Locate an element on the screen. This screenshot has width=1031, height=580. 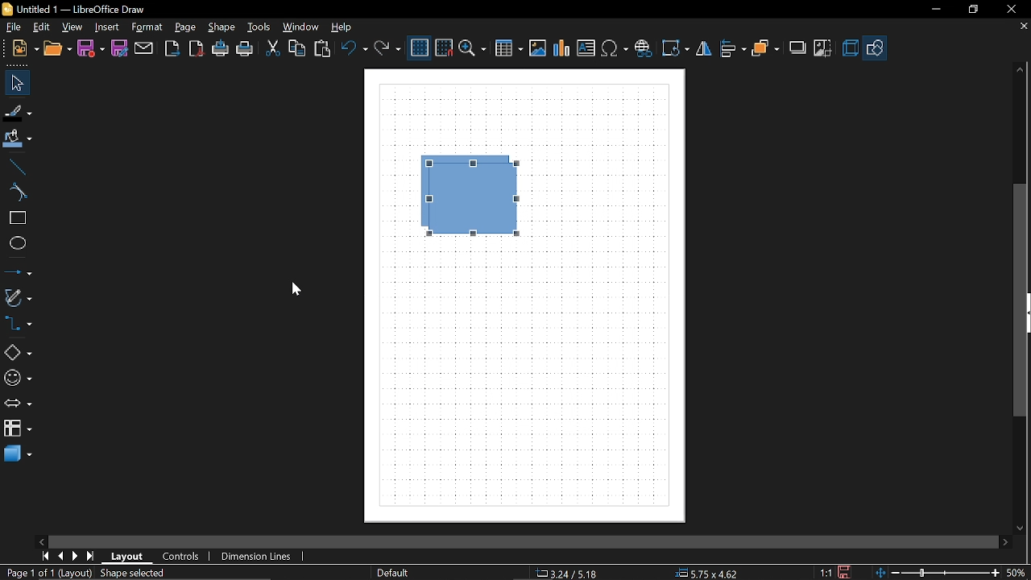
go to last page is located at coordinates (92, 557).